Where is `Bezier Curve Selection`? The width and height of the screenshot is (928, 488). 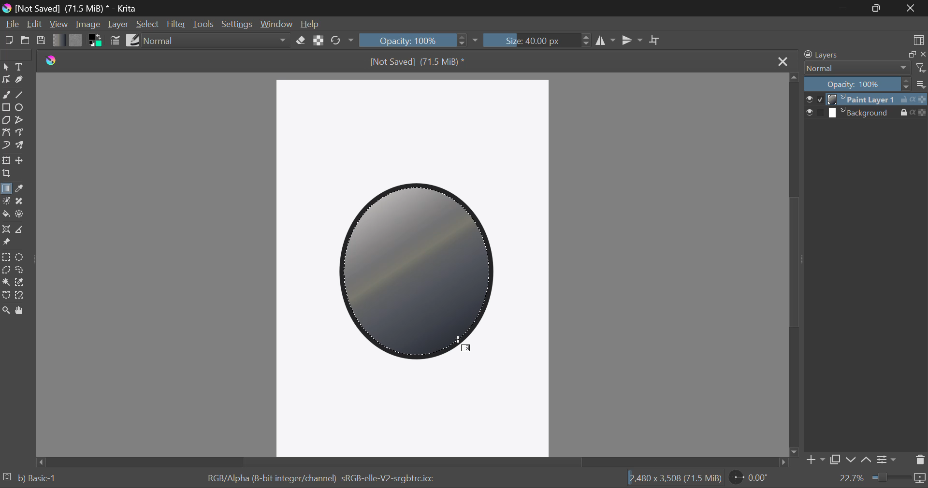 Bezier Curve Selection is located at coordinates (6, 296).